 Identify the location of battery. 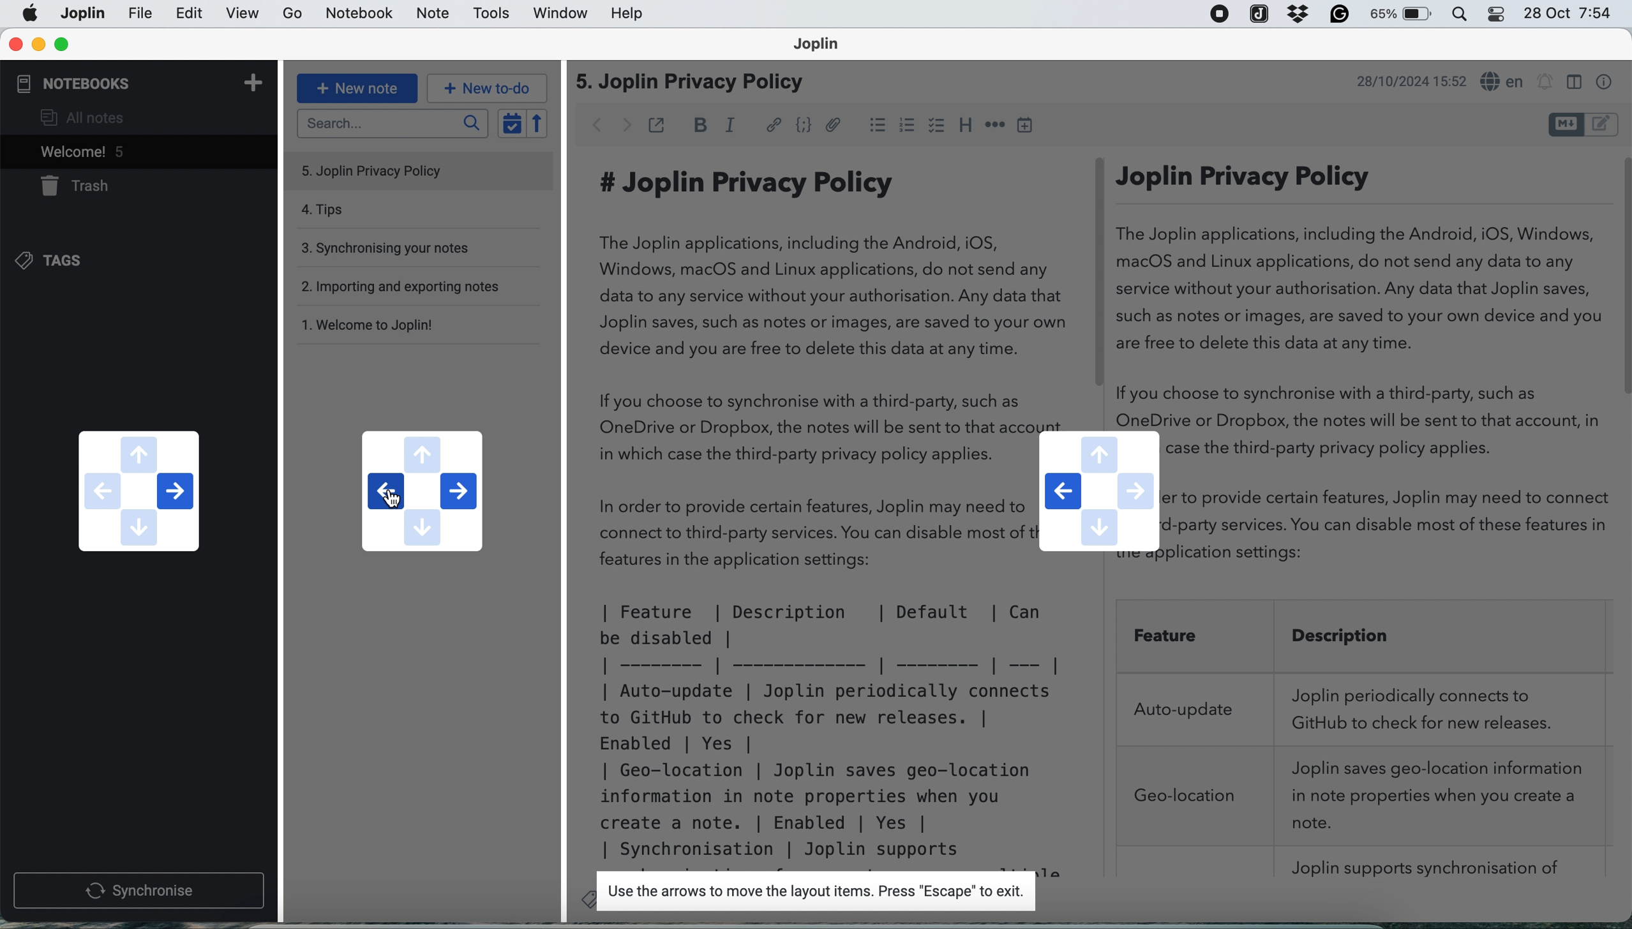
(1403, 16).